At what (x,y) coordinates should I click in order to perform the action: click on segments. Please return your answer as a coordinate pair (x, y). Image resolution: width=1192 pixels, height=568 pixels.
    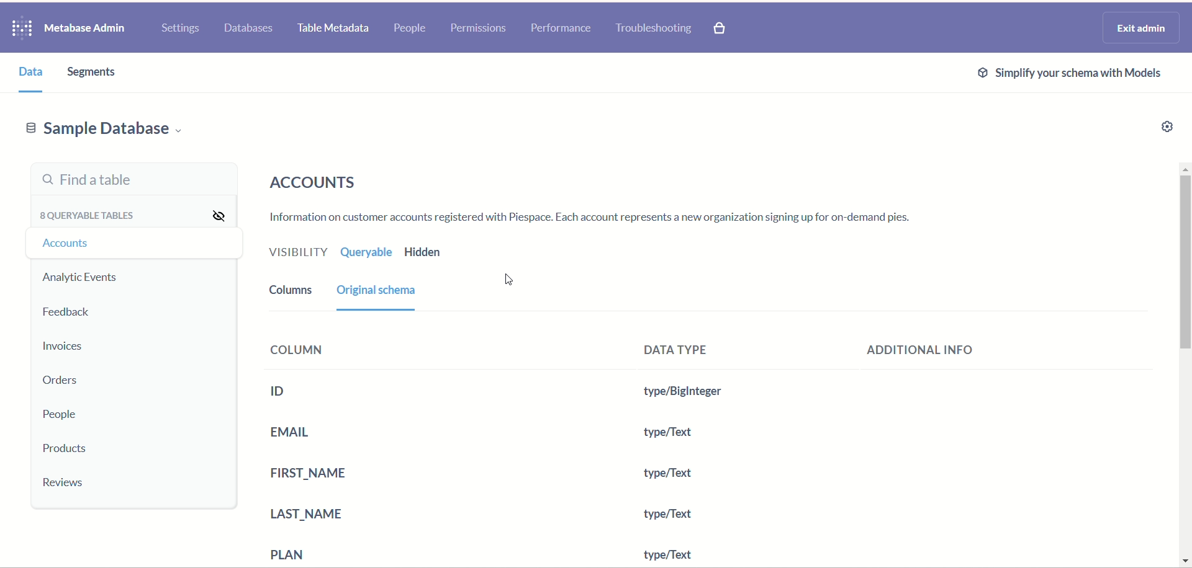
    Looking at the image, I should click on (91, 74).